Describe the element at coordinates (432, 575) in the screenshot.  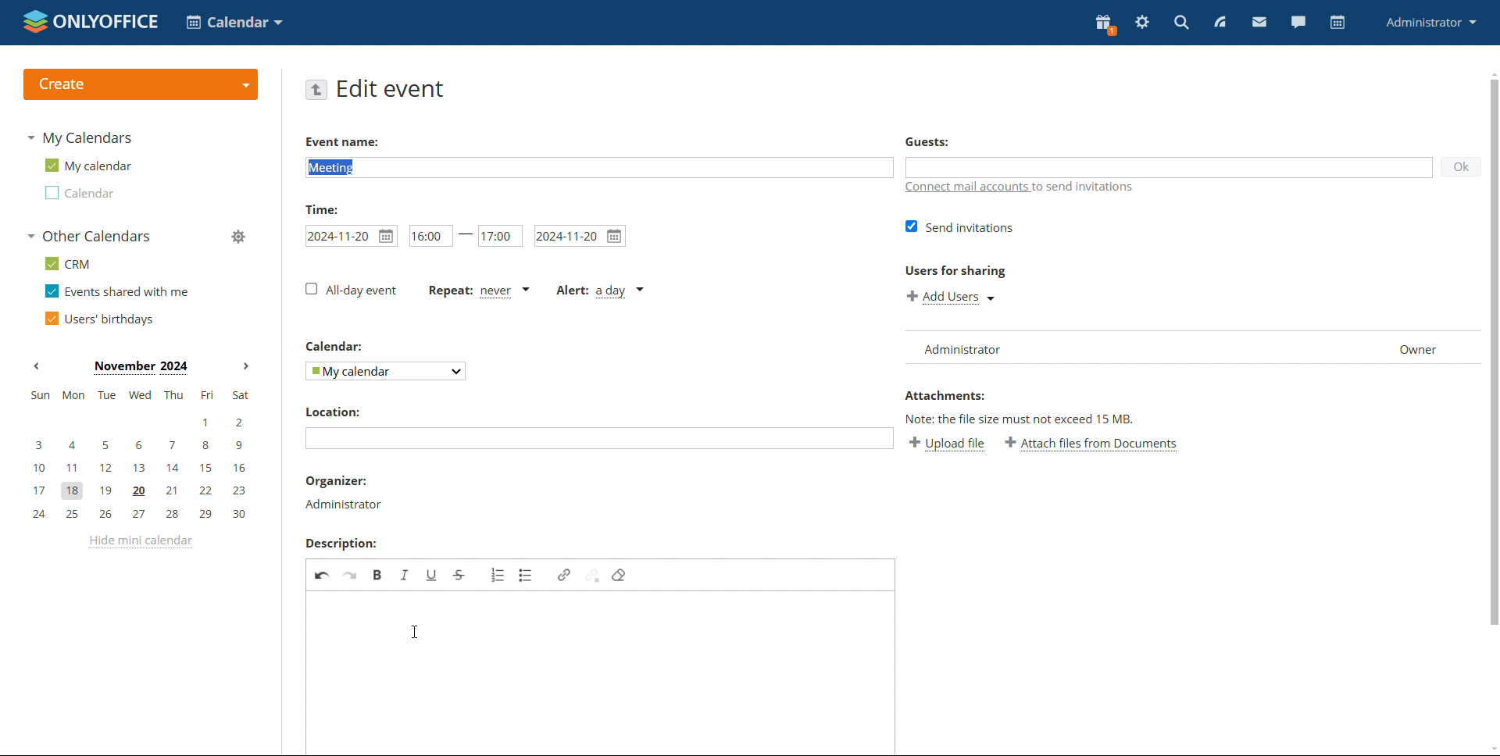
I see `underline` at that location.